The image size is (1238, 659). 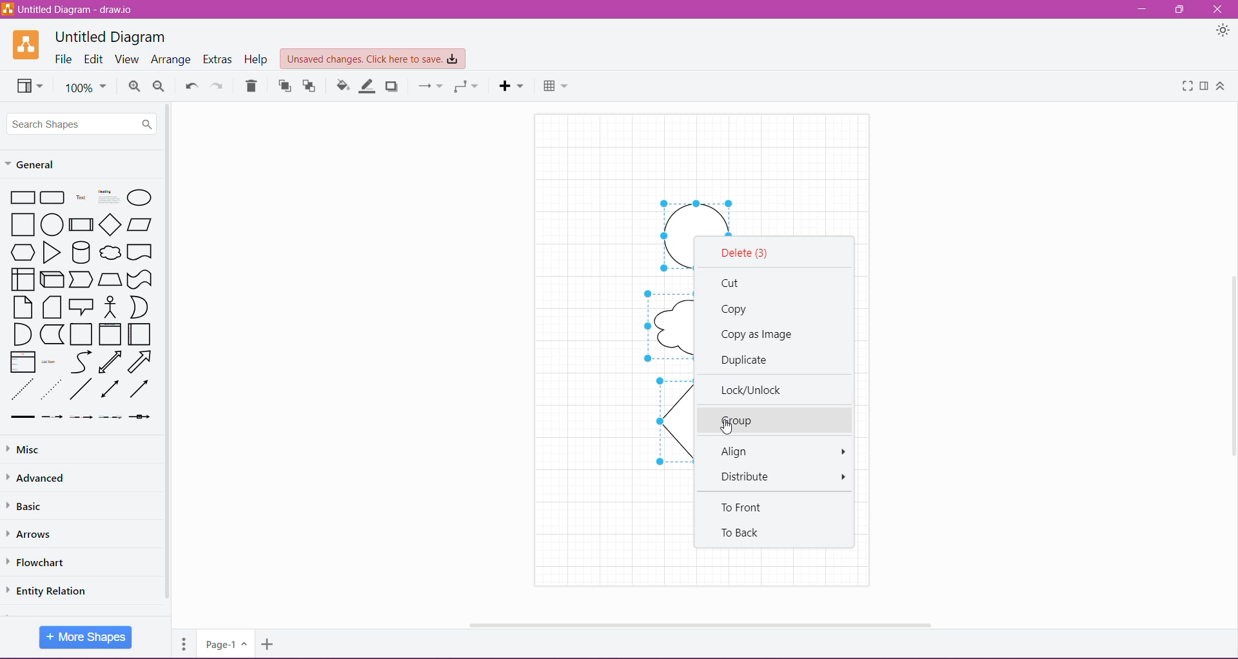 I want to click on Unsaved Changes. Click here to save., so click(x=373, y=59).